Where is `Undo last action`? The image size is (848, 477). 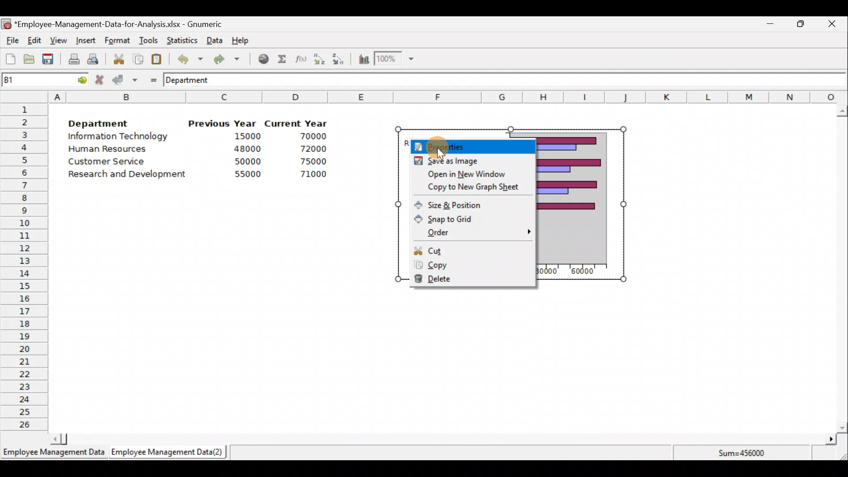
Undo last action is located at coordinates (185, 57).